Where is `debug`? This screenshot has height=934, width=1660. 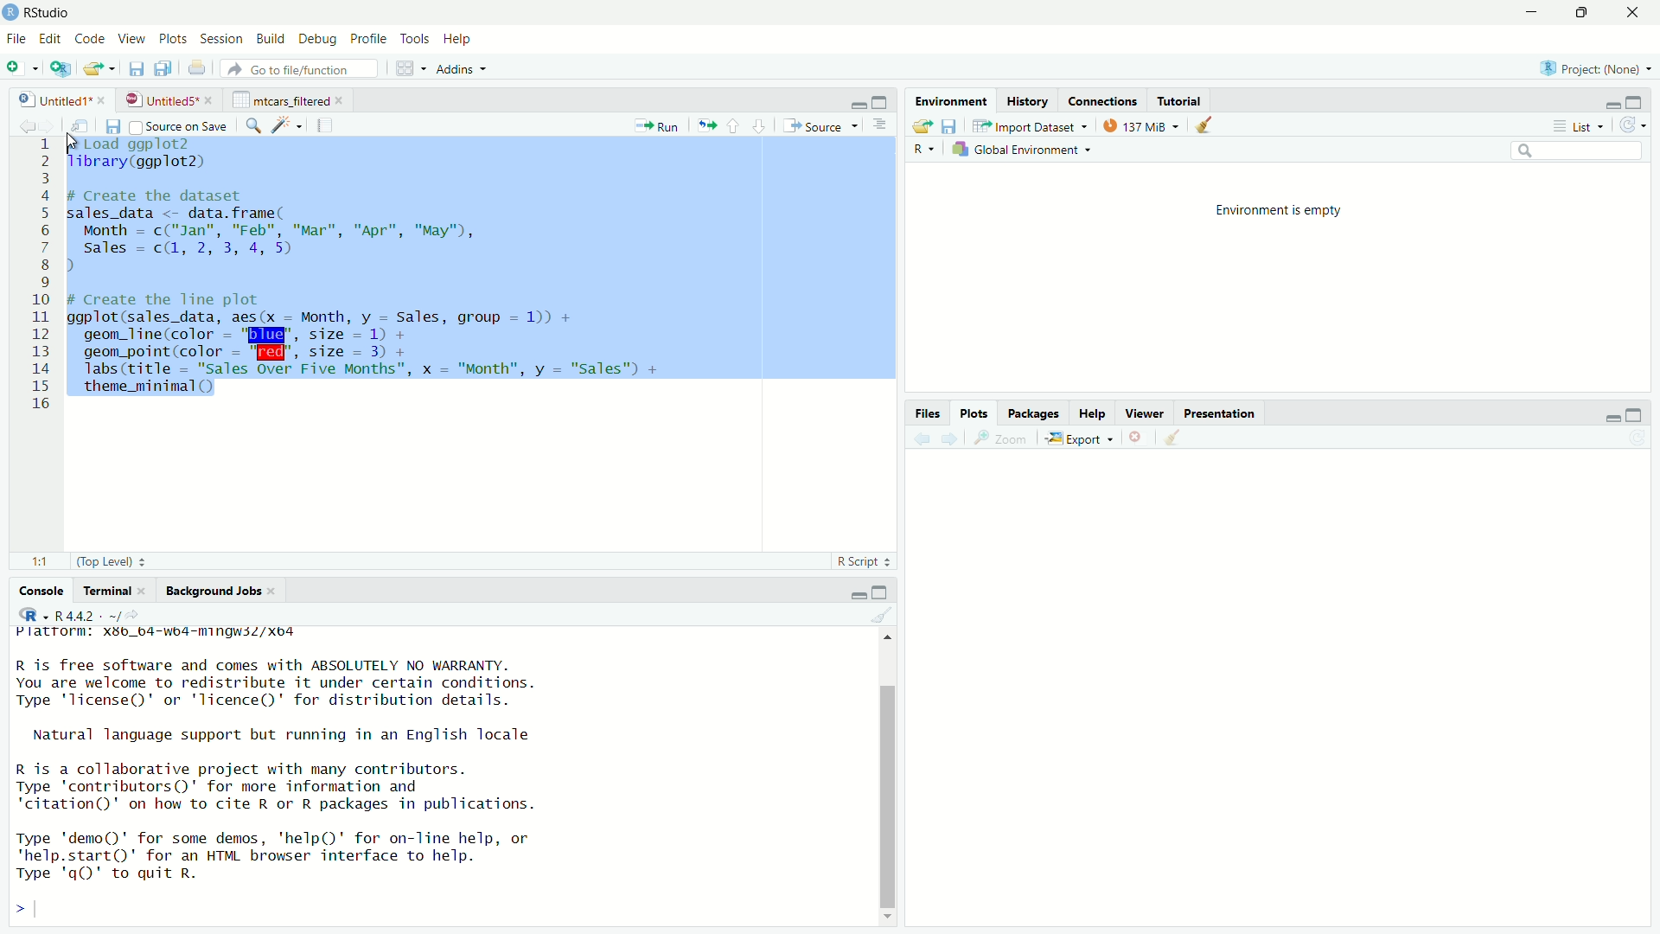
debug is located at coordinates (318, 41).